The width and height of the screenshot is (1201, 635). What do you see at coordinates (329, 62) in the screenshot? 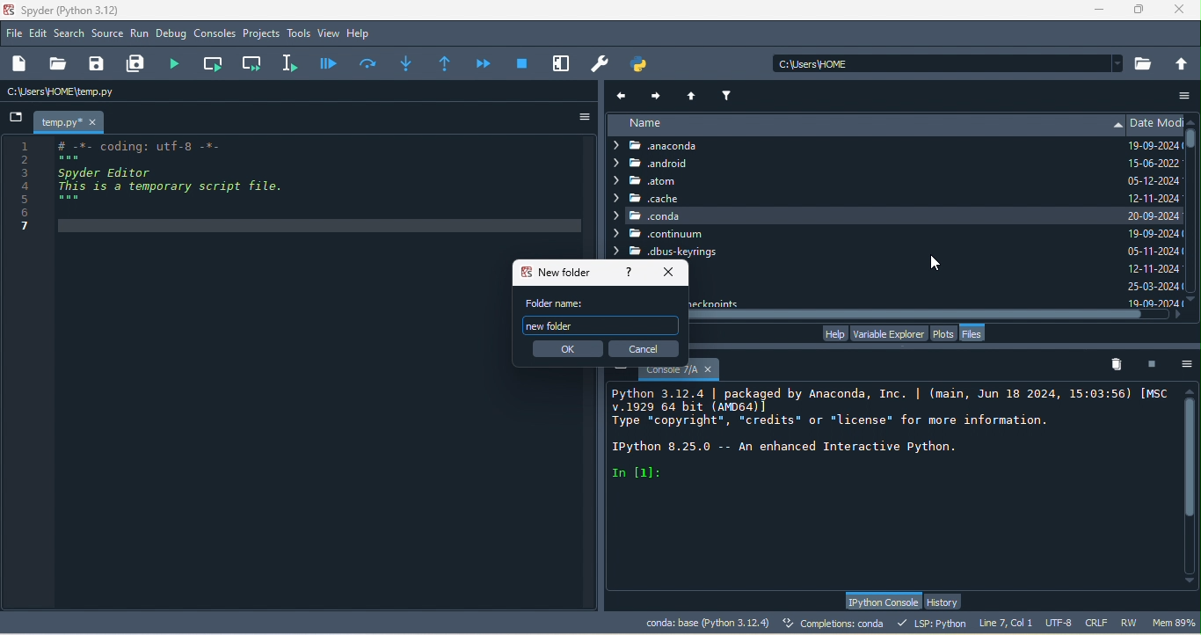
I see `debug file` at bounding box center [329, 62].